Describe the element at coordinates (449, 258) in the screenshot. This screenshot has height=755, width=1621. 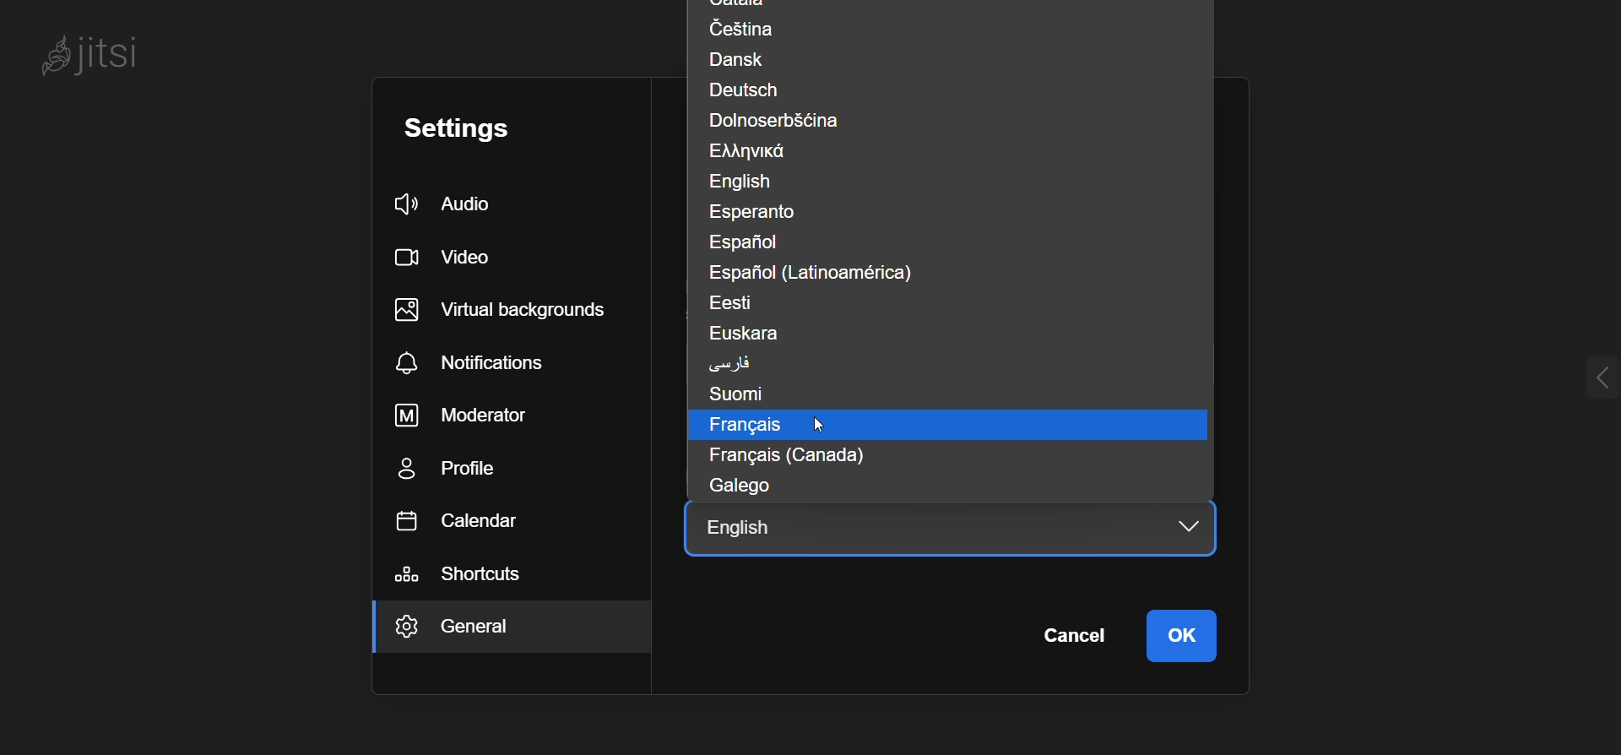
I see `video` at that location.